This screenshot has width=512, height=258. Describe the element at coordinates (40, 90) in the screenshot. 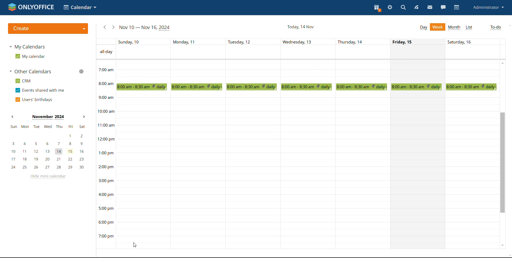

I see `events shared with me` at that location.